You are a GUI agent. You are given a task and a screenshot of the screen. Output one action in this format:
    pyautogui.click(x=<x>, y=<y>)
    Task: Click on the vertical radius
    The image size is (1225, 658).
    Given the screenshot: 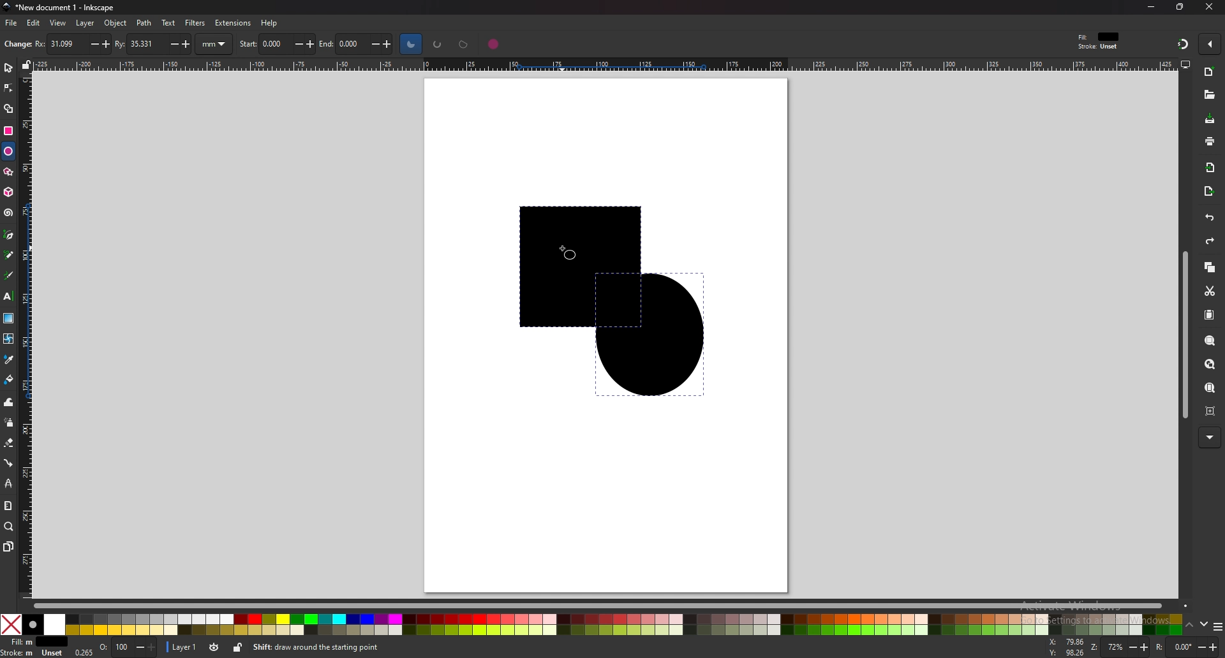 What is the action you would take?
    pyautogui.click(x=154, y=43)
    